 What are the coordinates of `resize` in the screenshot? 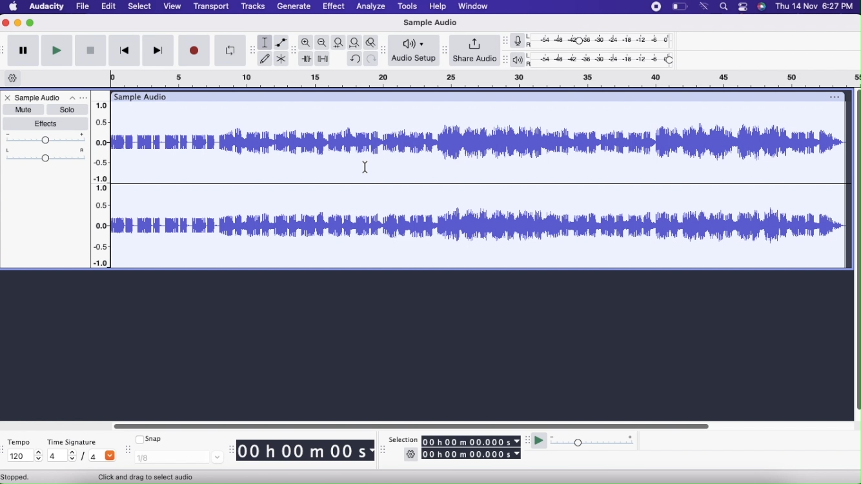 It's located at (445, 50).